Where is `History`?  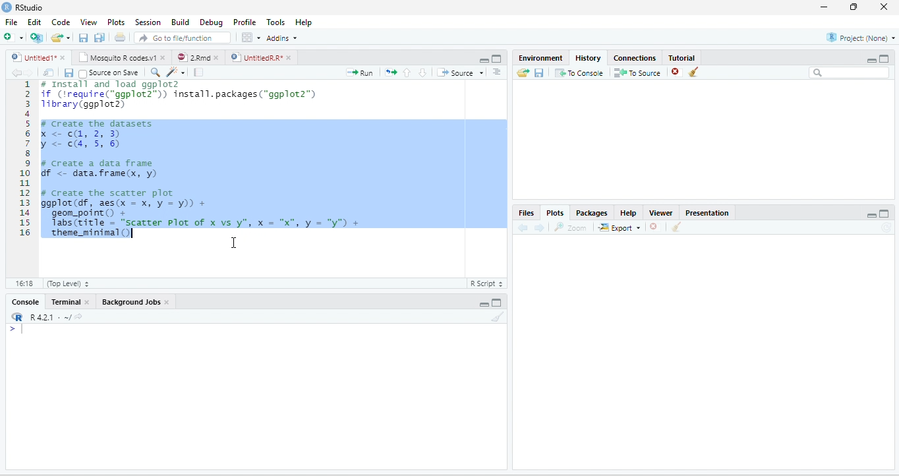 History is located at coordinates (587, 58).